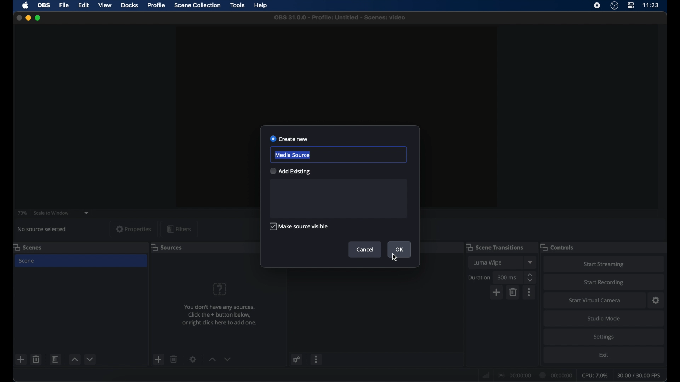 The height and width of the screenshot is (382, 680). I want to click on delete, so click(174, 359).